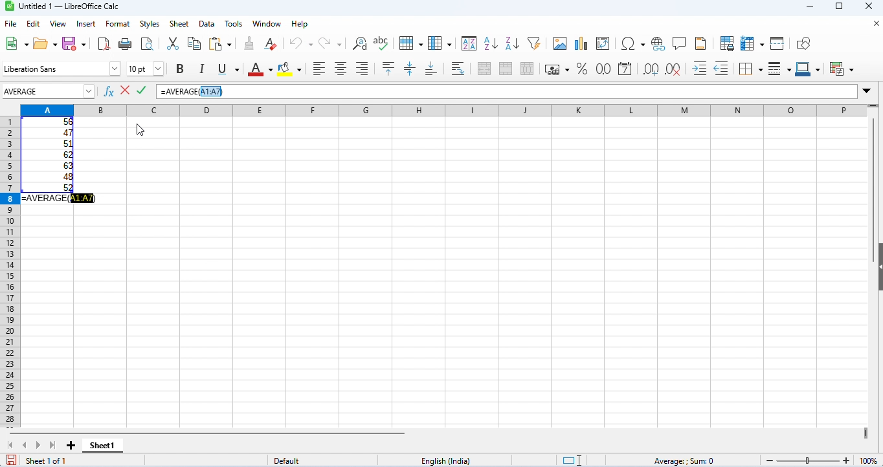 Image resolution: width=883 pixels, height=467 pixels. What do you see at coordinates (148, 43) in the screenshot?
I see `toggle print preview` at bounding box center [148, 43].